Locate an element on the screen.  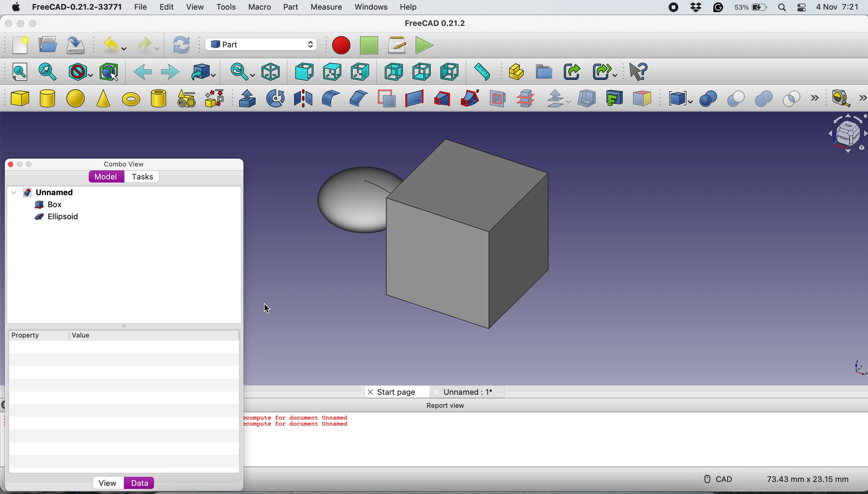
compound tools is located at coordinates (679, 99).